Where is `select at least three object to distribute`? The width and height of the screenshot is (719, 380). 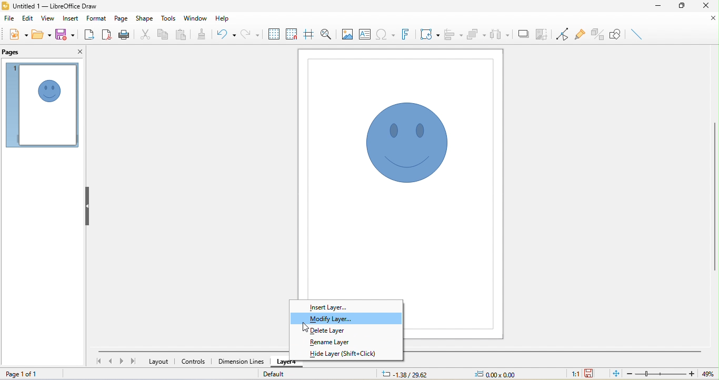 select at least three object to distribute is located at coordinates (500, 35).